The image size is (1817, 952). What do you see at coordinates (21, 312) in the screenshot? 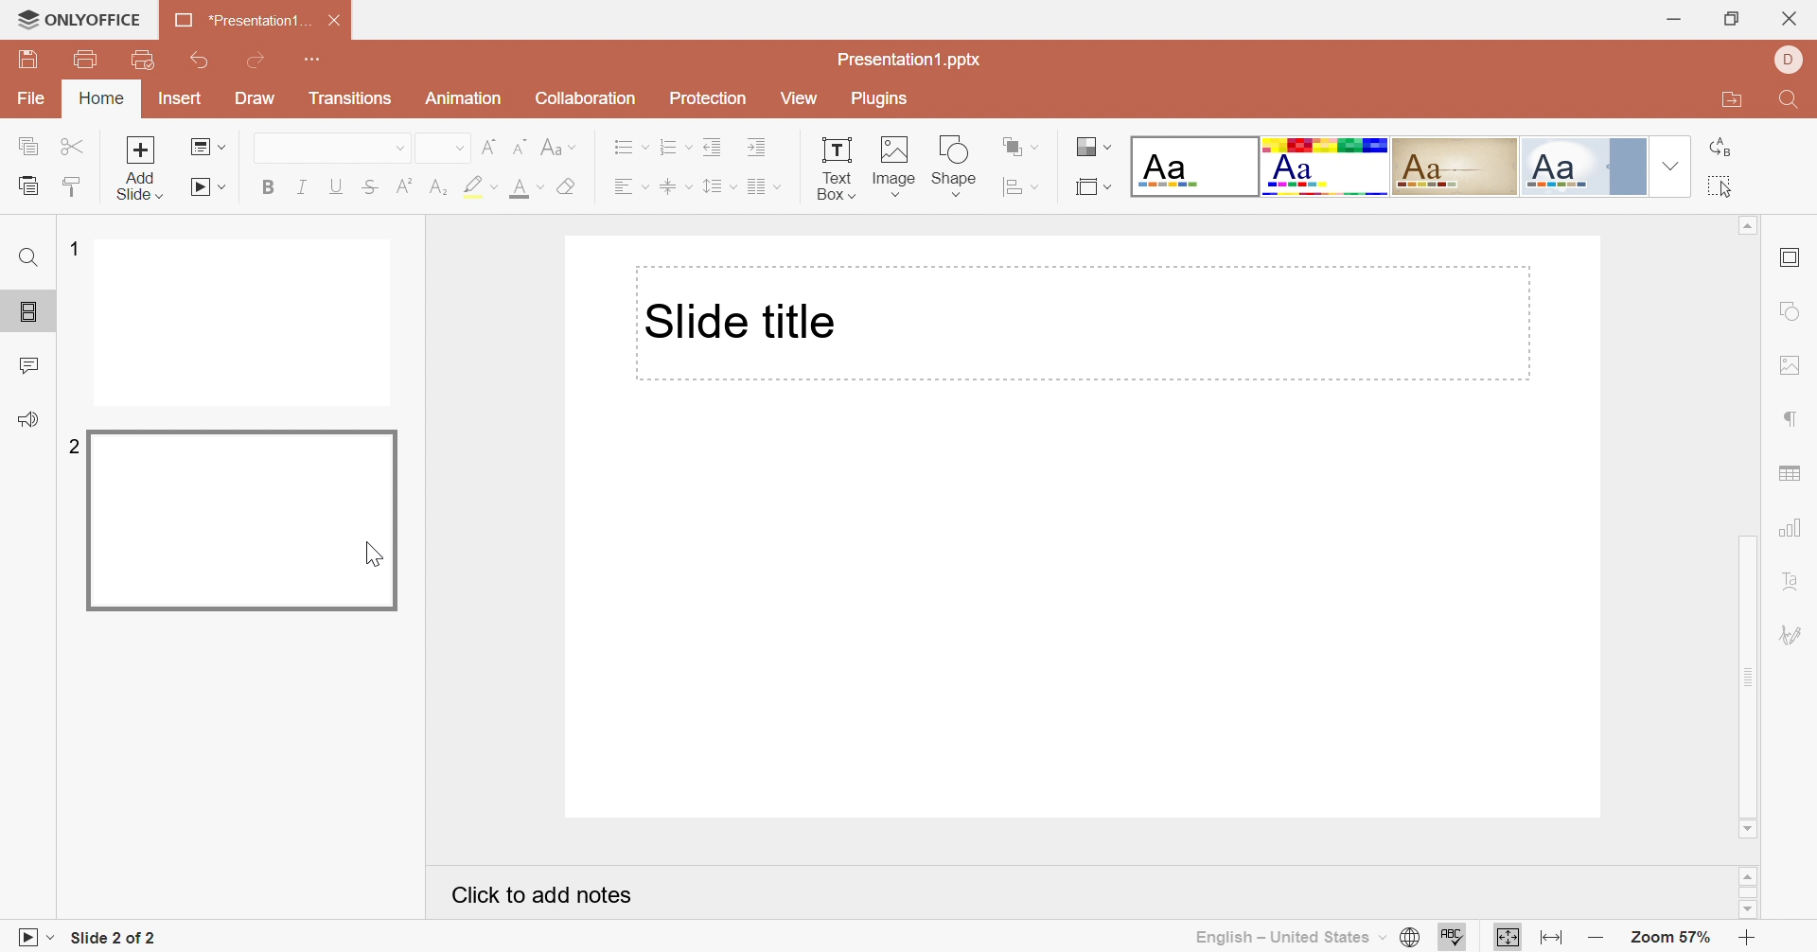
I see `Slides` at bounding box center [21, 312].